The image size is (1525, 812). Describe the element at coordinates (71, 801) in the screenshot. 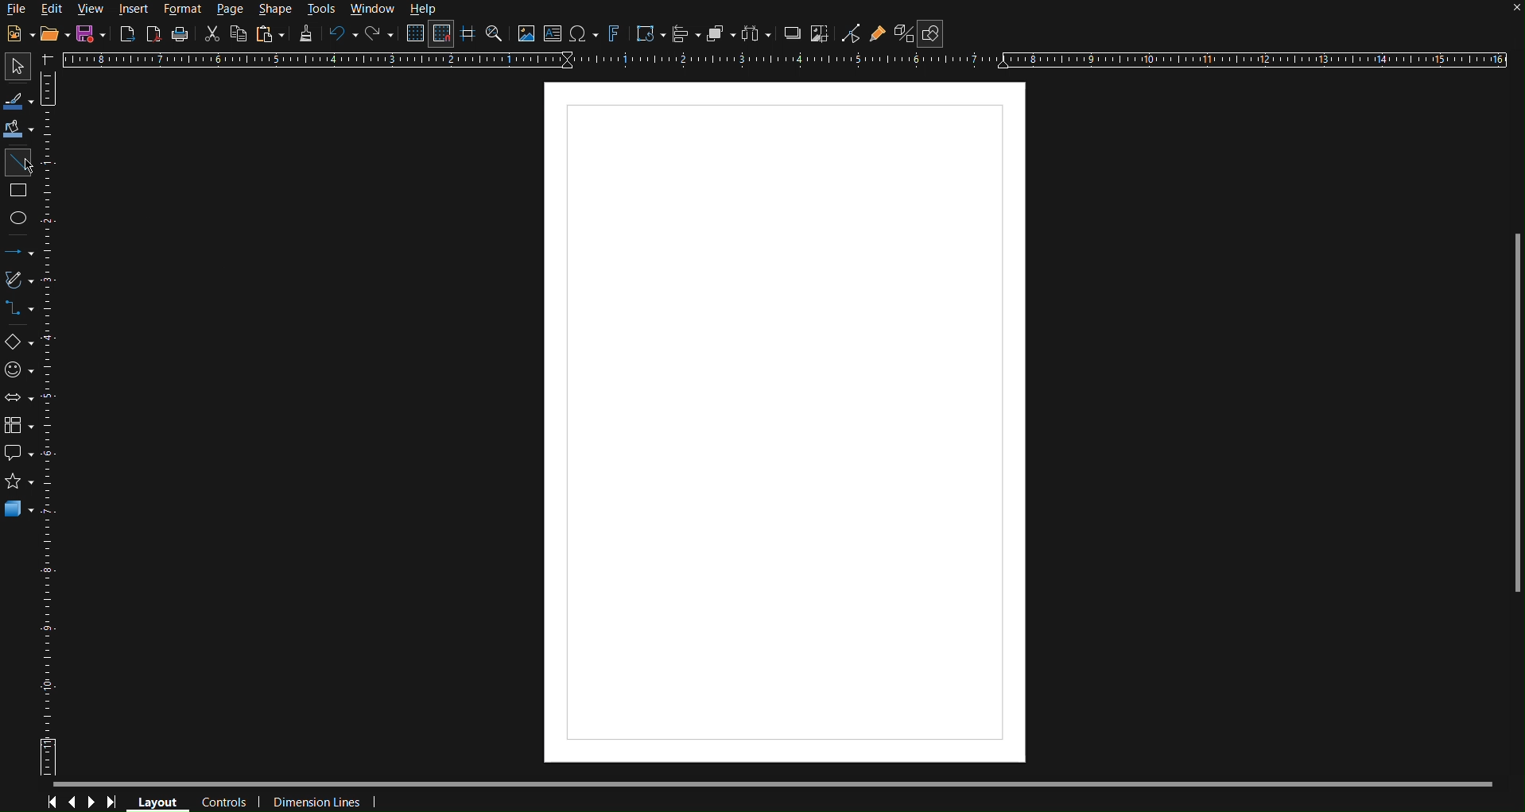

I see `Previous` at that location.